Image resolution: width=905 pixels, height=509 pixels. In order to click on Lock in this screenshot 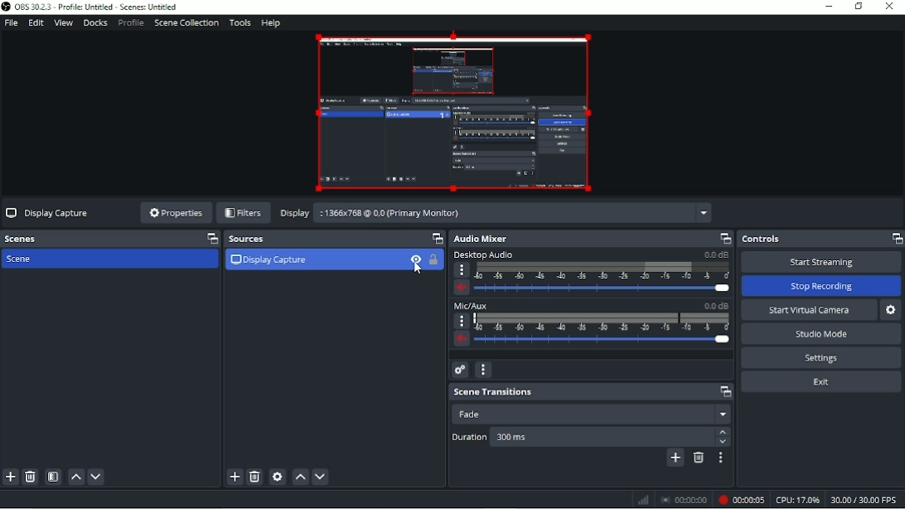, I will do `click(433, 260)`.